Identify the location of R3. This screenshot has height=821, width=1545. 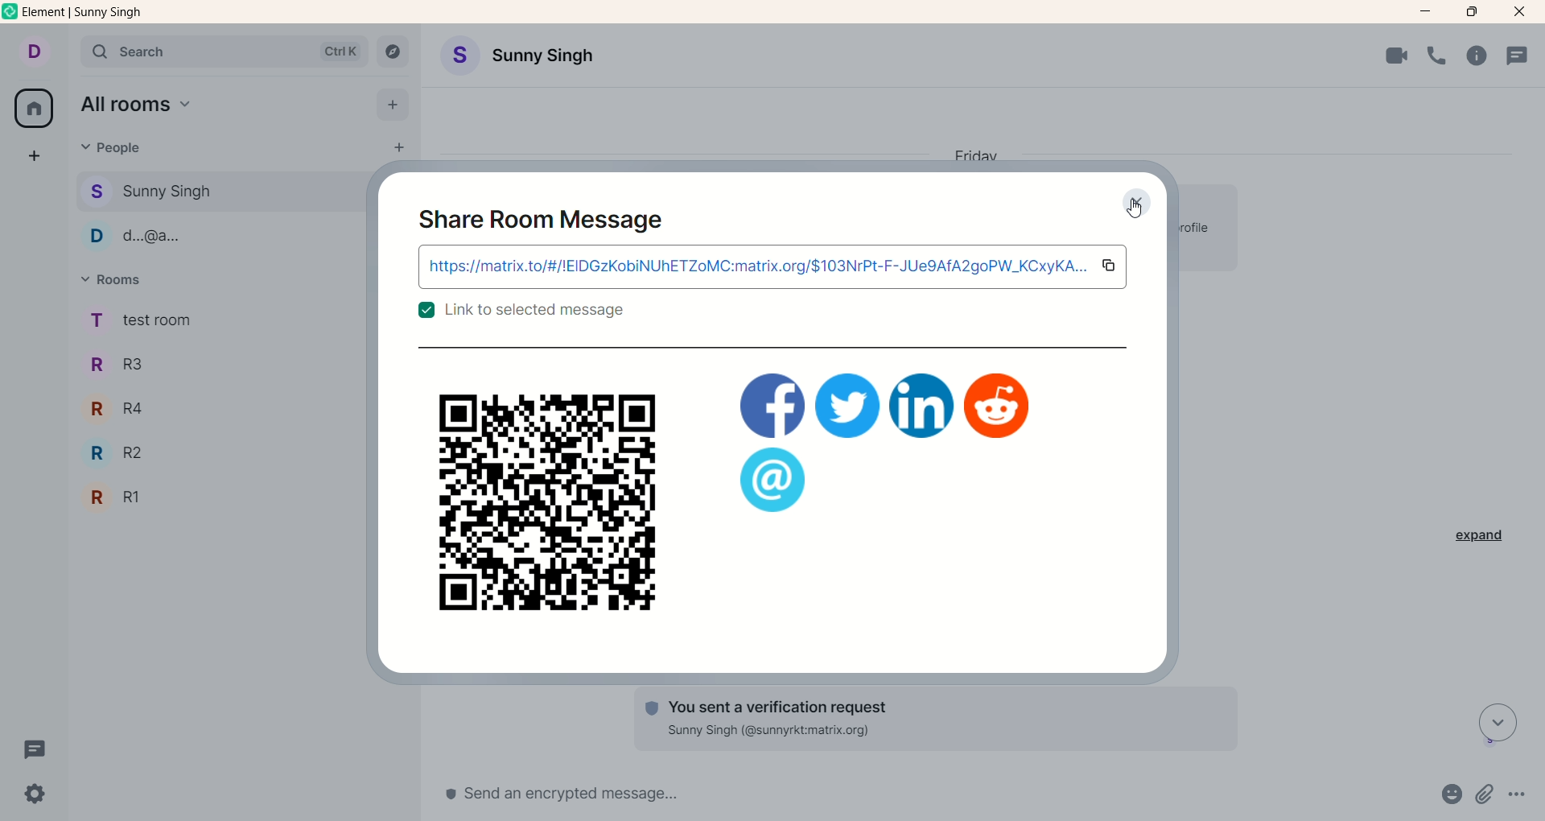
(123, 367).